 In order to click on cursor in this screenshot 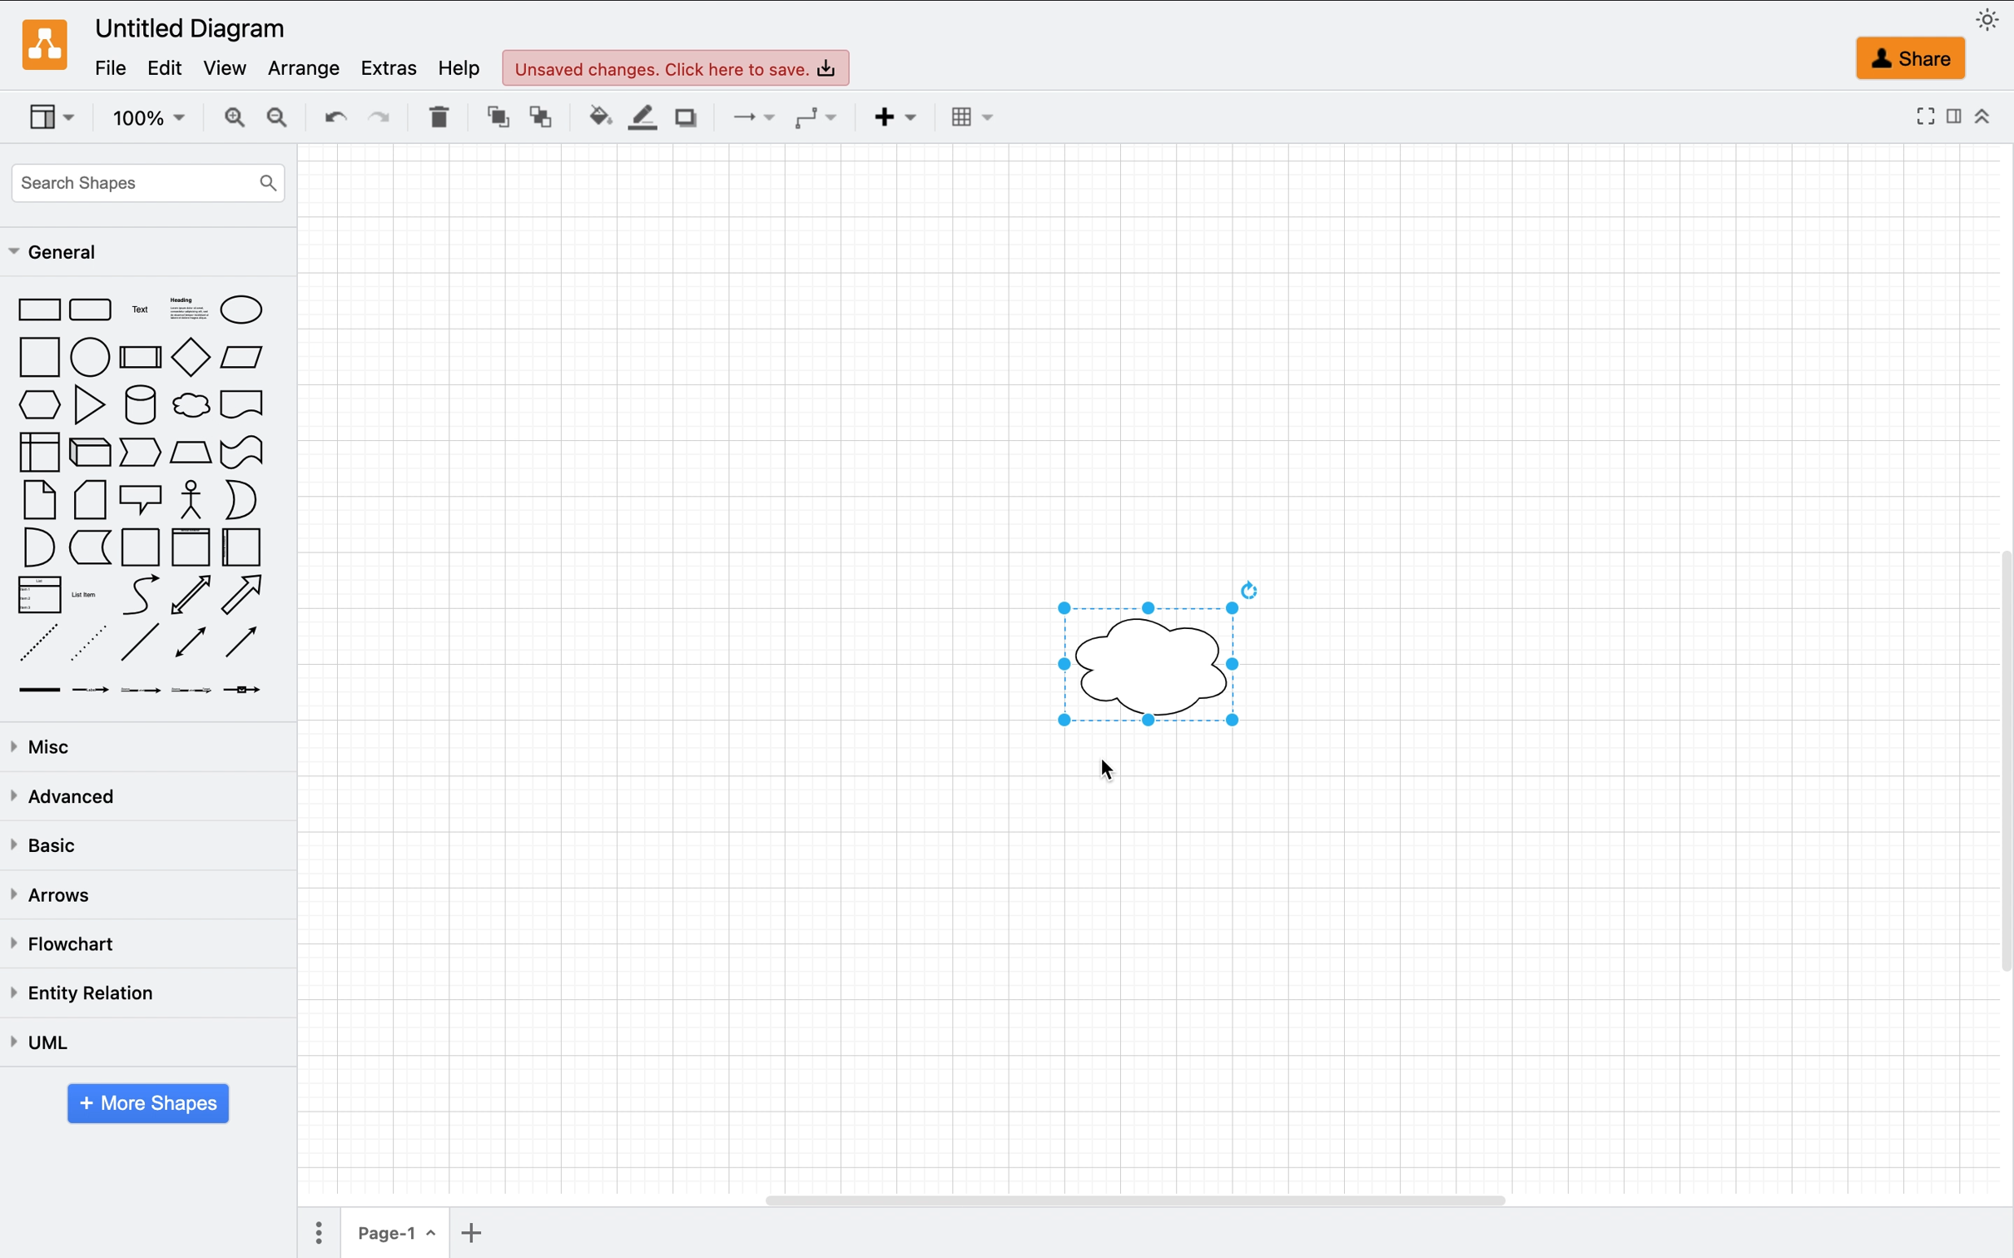, I will do `click(1116, 771)`.